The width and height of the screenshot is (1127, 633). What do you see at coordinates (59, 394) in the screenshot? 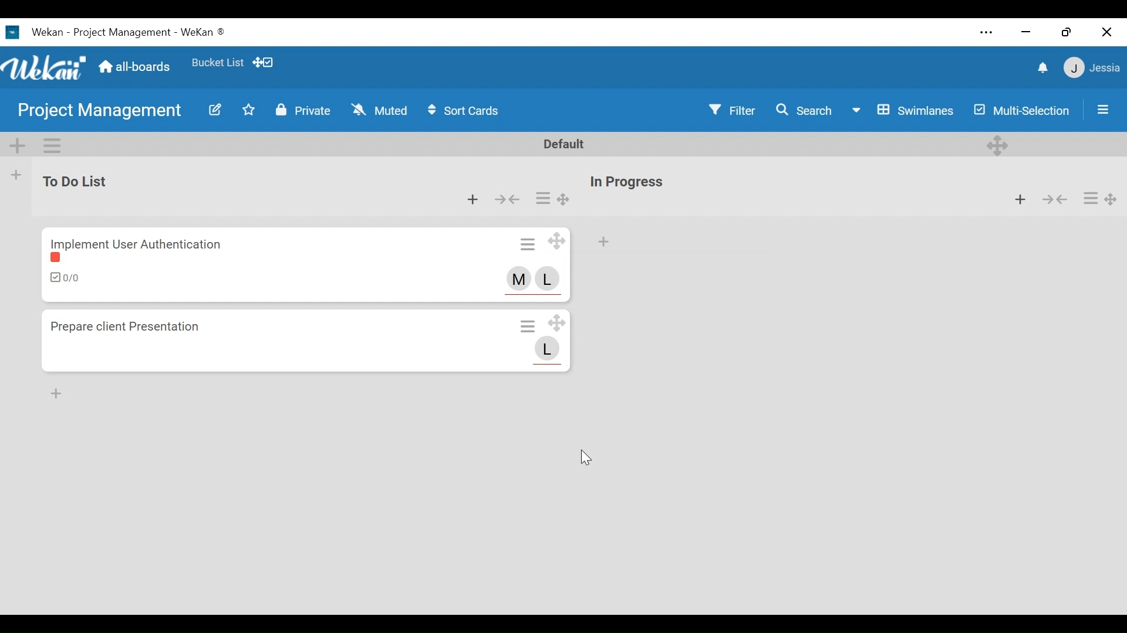
I see `add` at bounding box center [59, 394].